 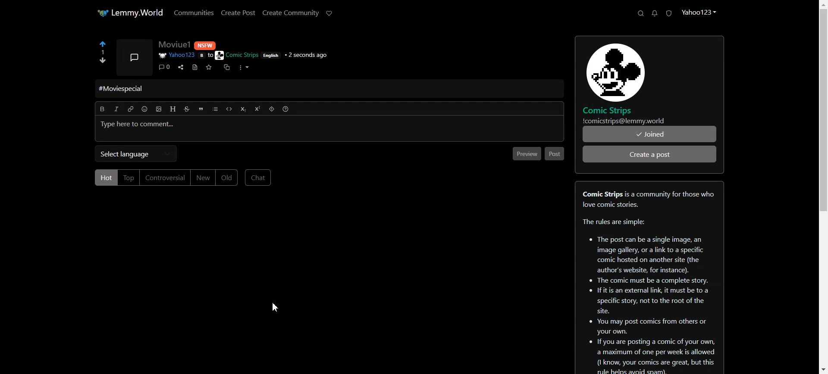 What do you see at coordinates (649, 279) in the screenshot?
I see `Text` at bounding box center [649, 279].